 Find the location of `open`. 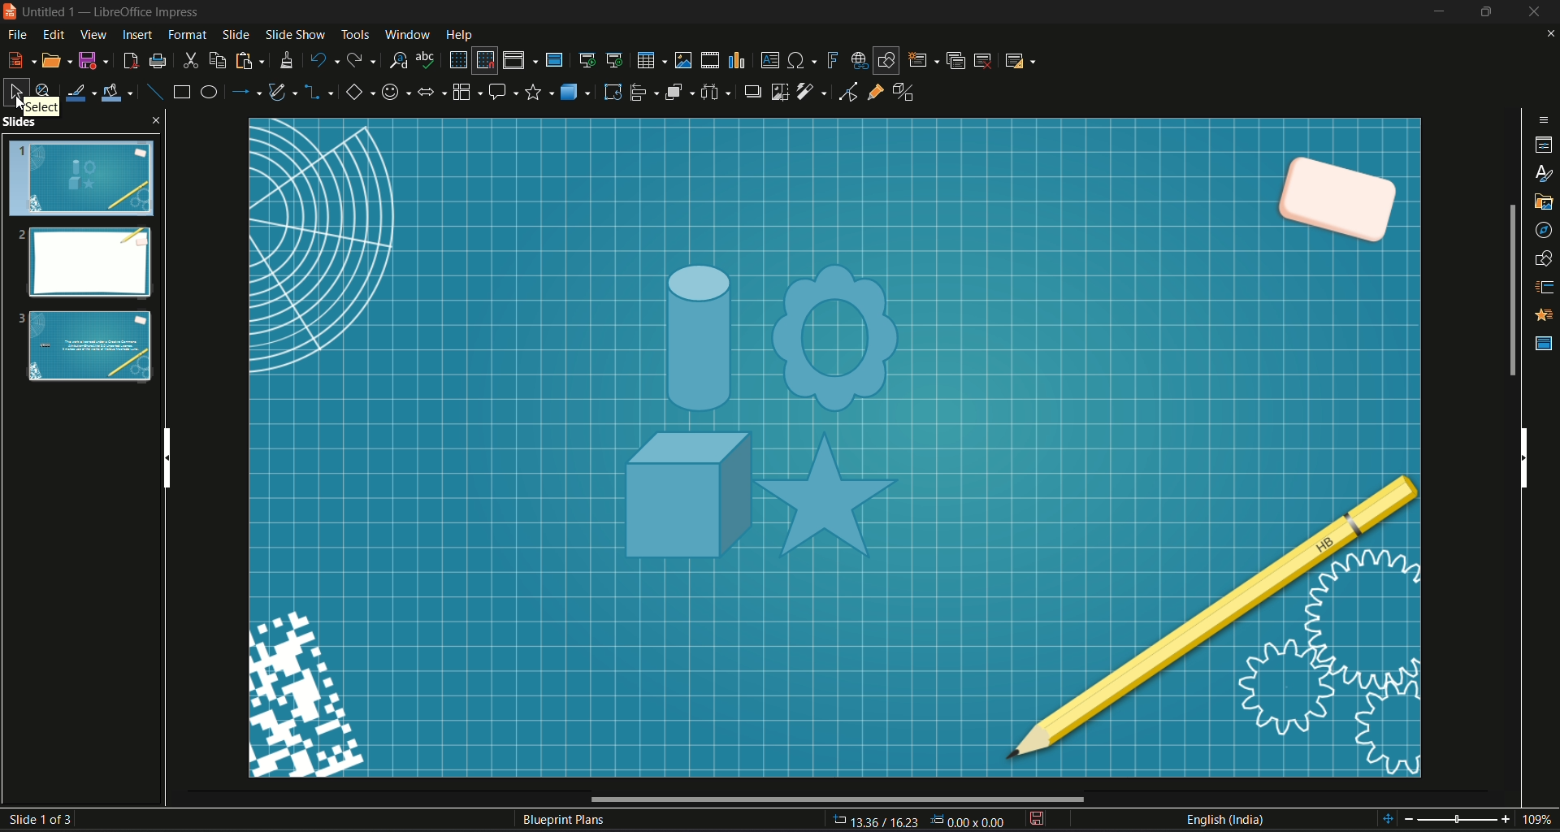

open is located at coordinates (58, 60).